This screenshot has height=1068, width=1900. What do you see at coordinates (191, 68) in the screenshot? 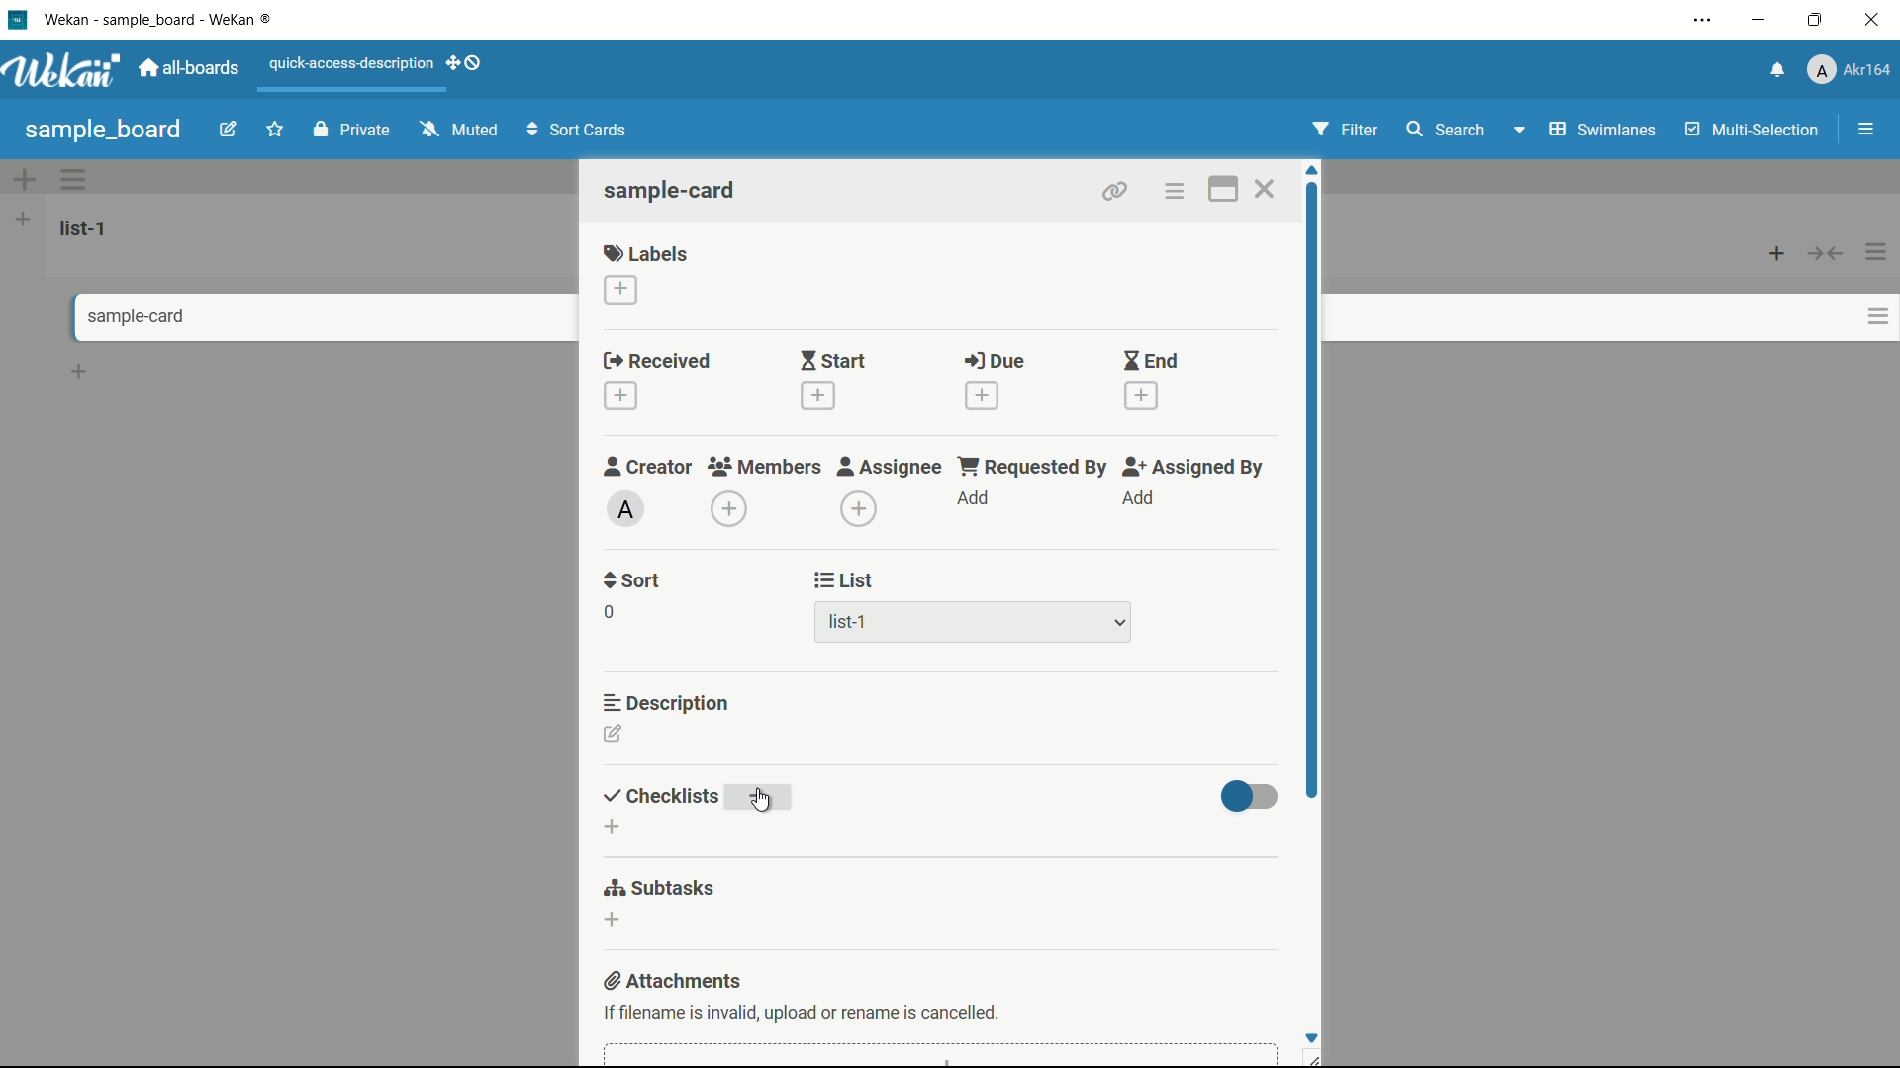
I see `all boards` at bounding box center [191, 68].